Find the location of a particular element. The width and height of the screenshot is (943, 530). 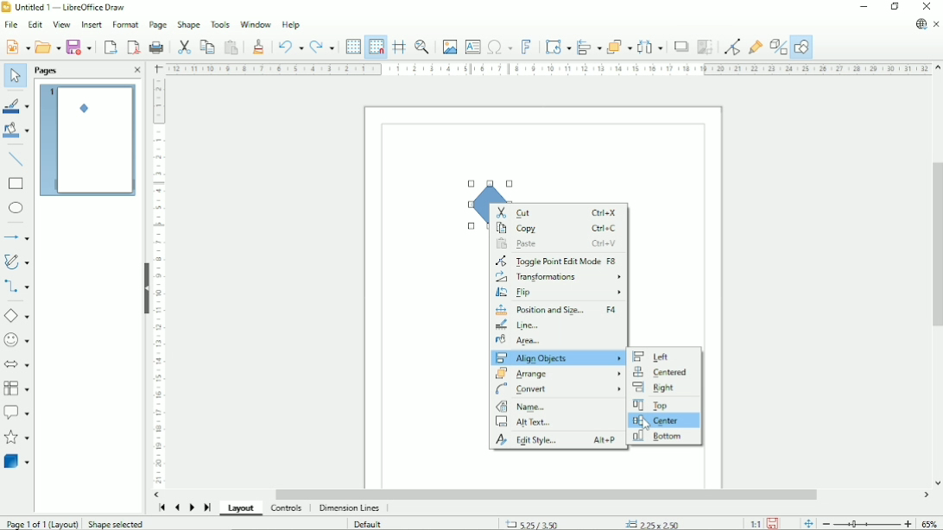

Vertical scale is located at coordinates (158, 281).